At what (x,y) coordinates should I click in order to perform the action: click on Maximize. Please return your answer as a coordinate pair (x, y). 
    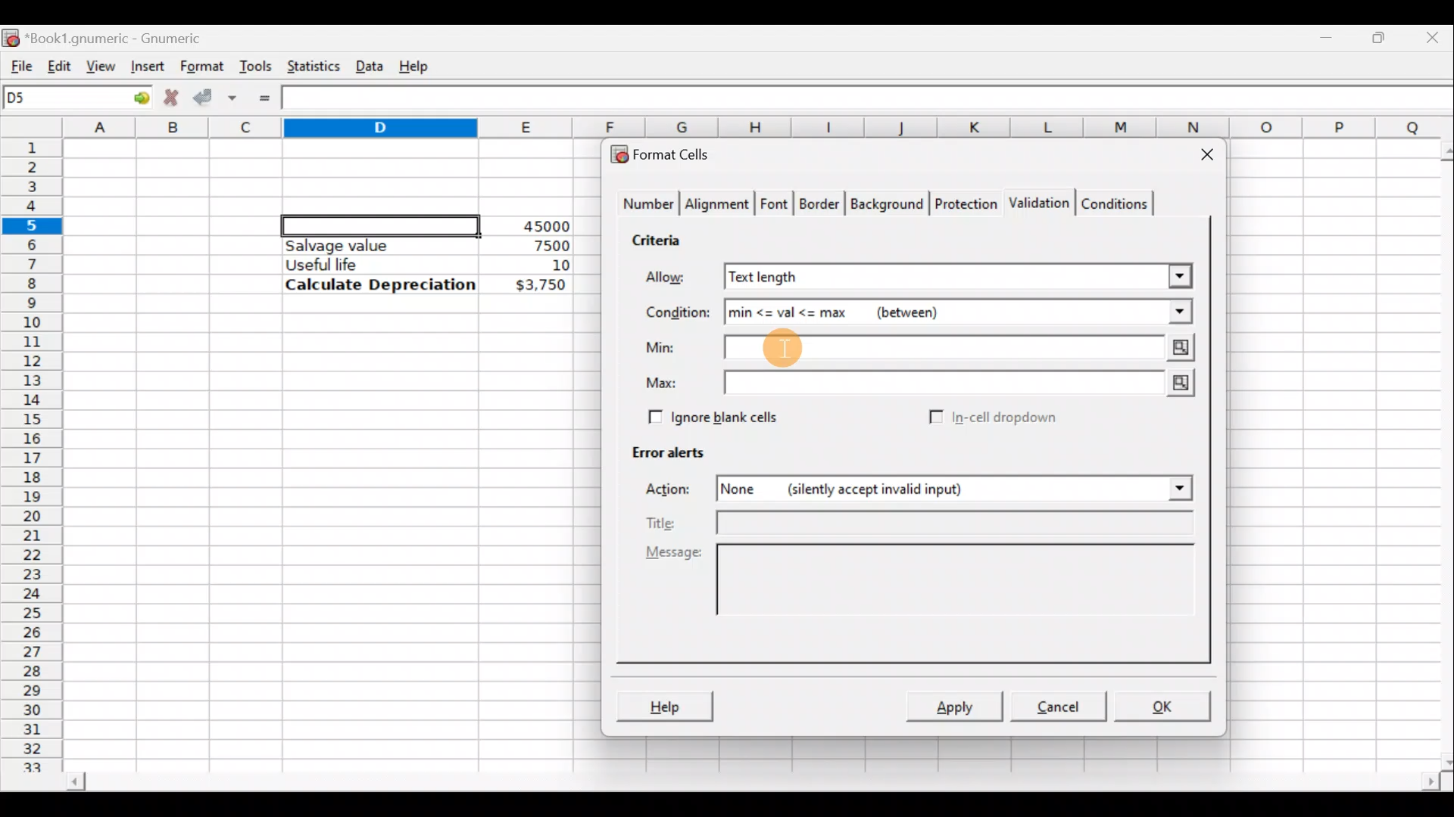
    Looking at the image, I should click on (1382, 35).